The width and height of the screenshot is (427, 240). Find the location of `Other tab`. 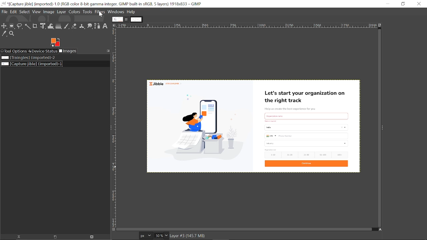

Other tab is located at coordinates (137, 20).